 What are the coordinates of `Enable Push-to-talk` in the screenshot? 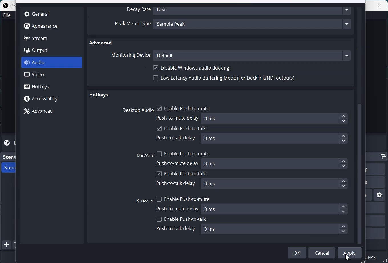 It's located at (181, 219).